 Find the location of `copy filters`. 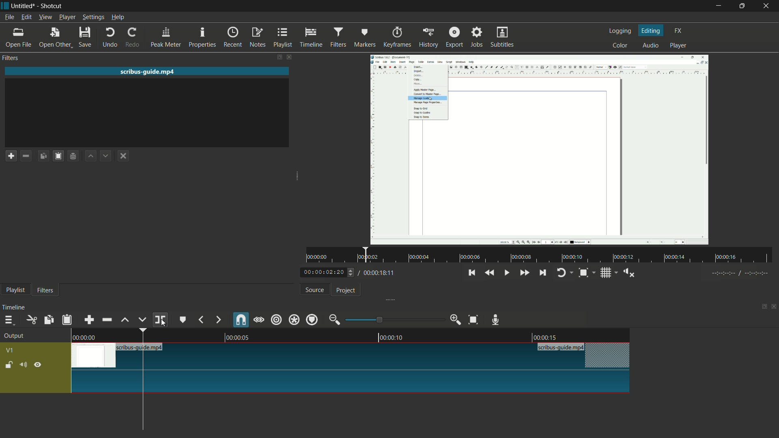

copy filters is located at coordinates (43, 156).